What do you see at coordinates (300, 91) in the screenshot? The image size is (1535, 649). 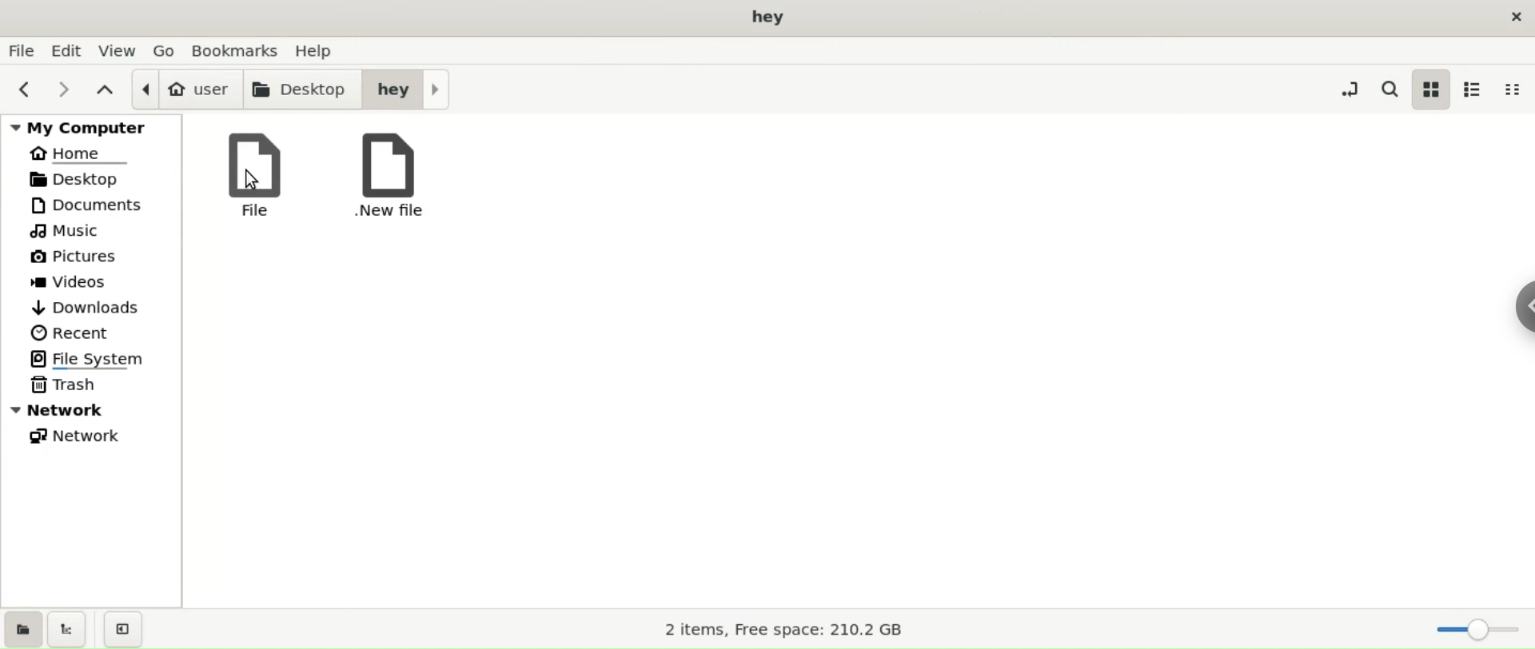 I see `desktop` at bounding box center [300, 91].